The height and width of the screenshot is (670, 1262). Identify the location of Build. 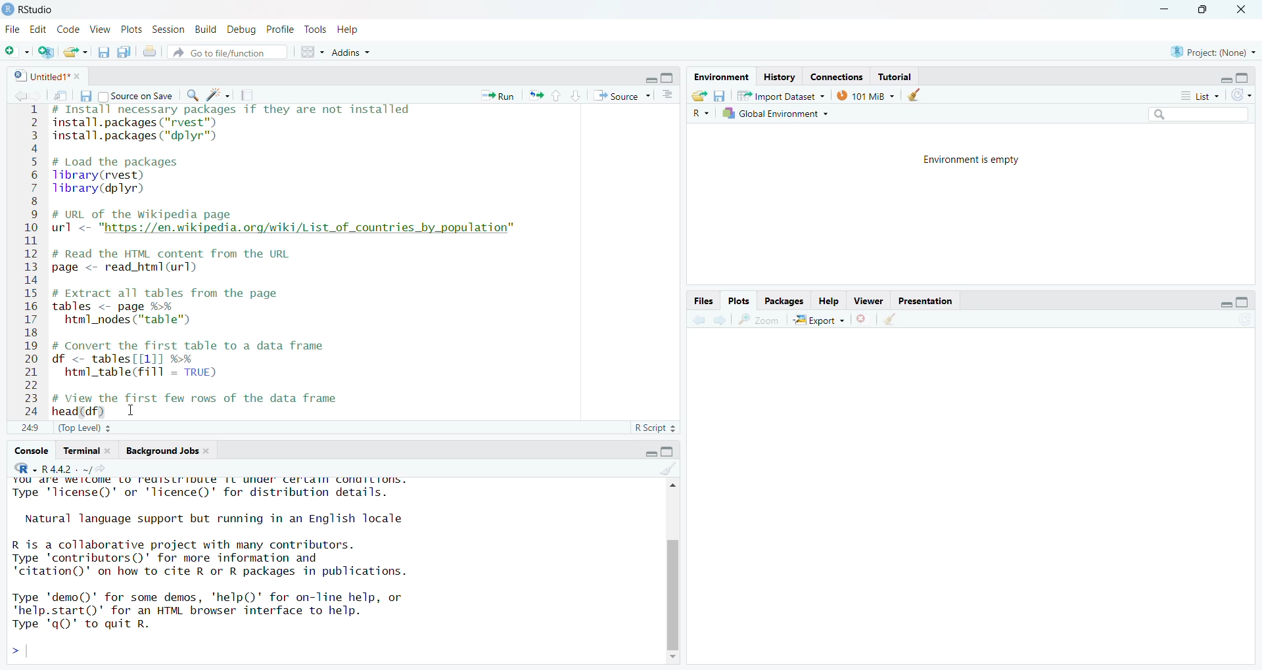
(207, 30).